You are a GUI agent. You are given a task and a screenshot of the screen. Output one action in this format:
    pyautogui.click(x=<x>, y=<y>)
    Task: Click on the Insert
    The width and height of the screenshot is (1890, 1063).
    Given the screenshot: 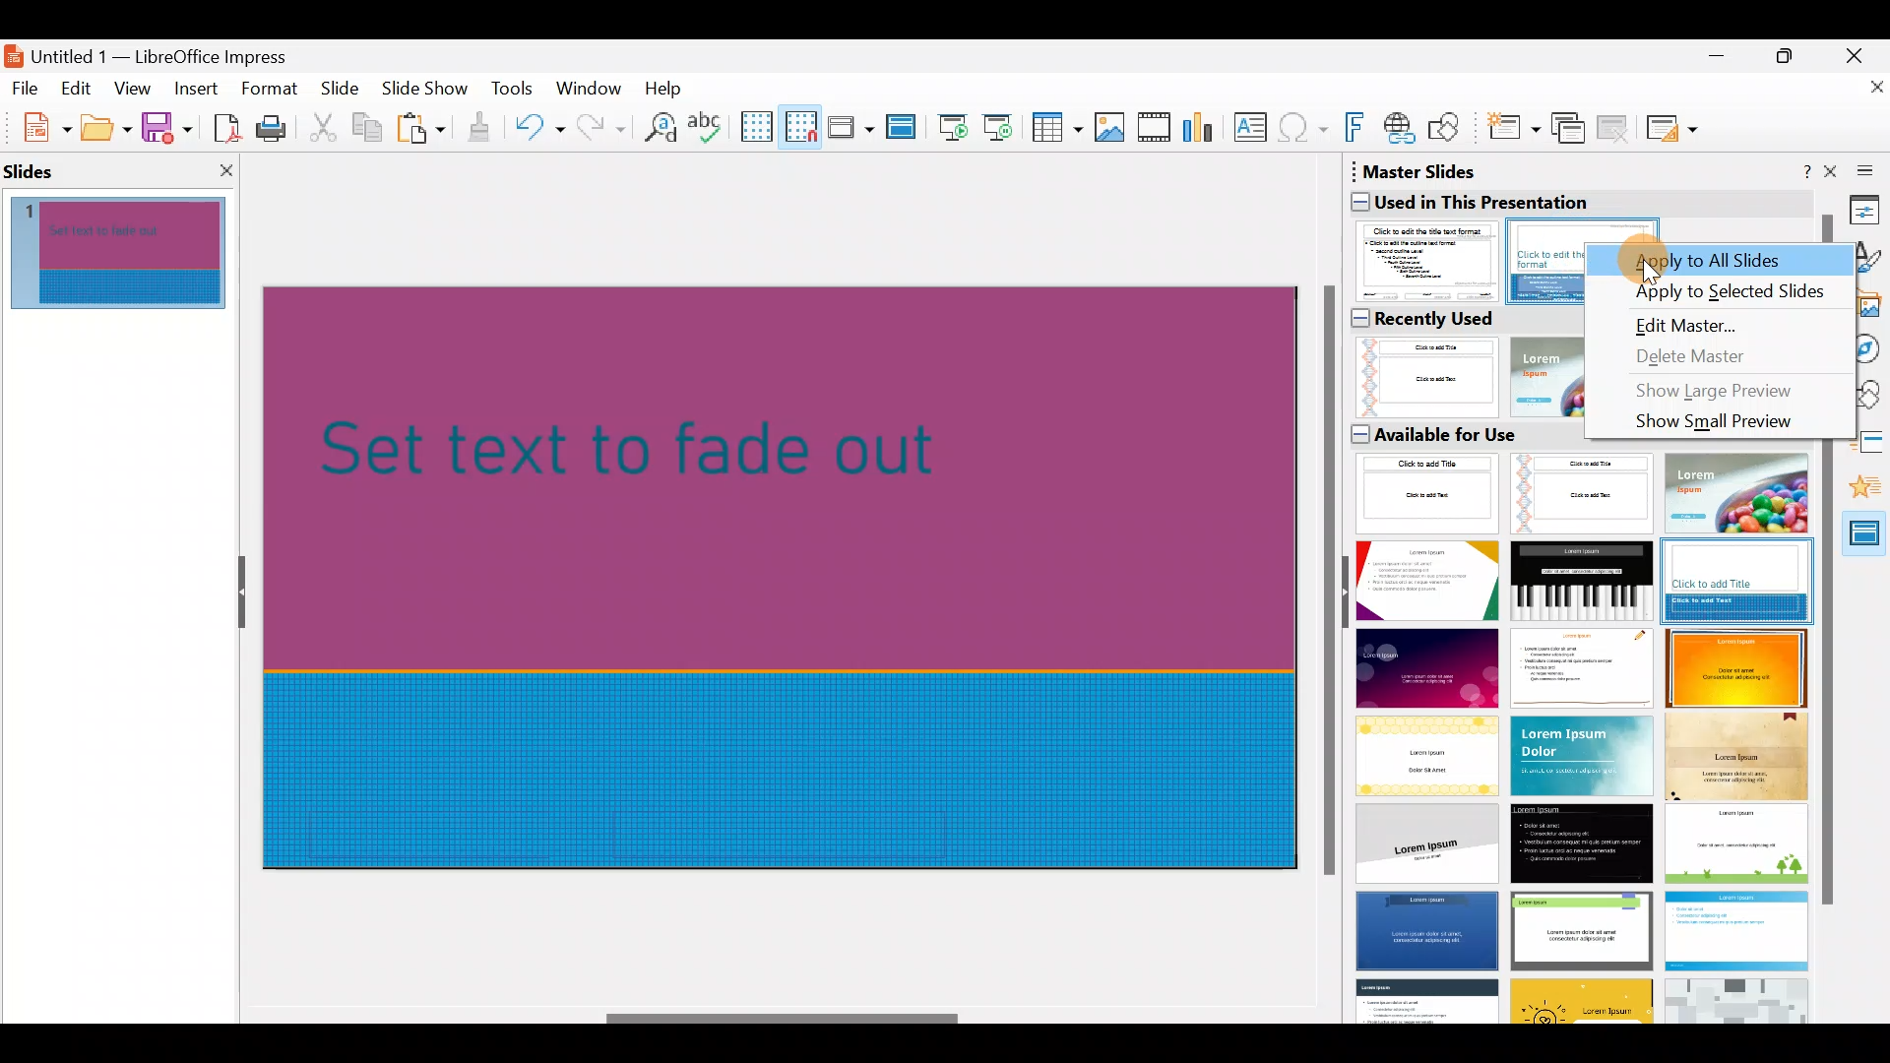 What is the action you would take?
    pyautogui.click(x=195, y=89)
    